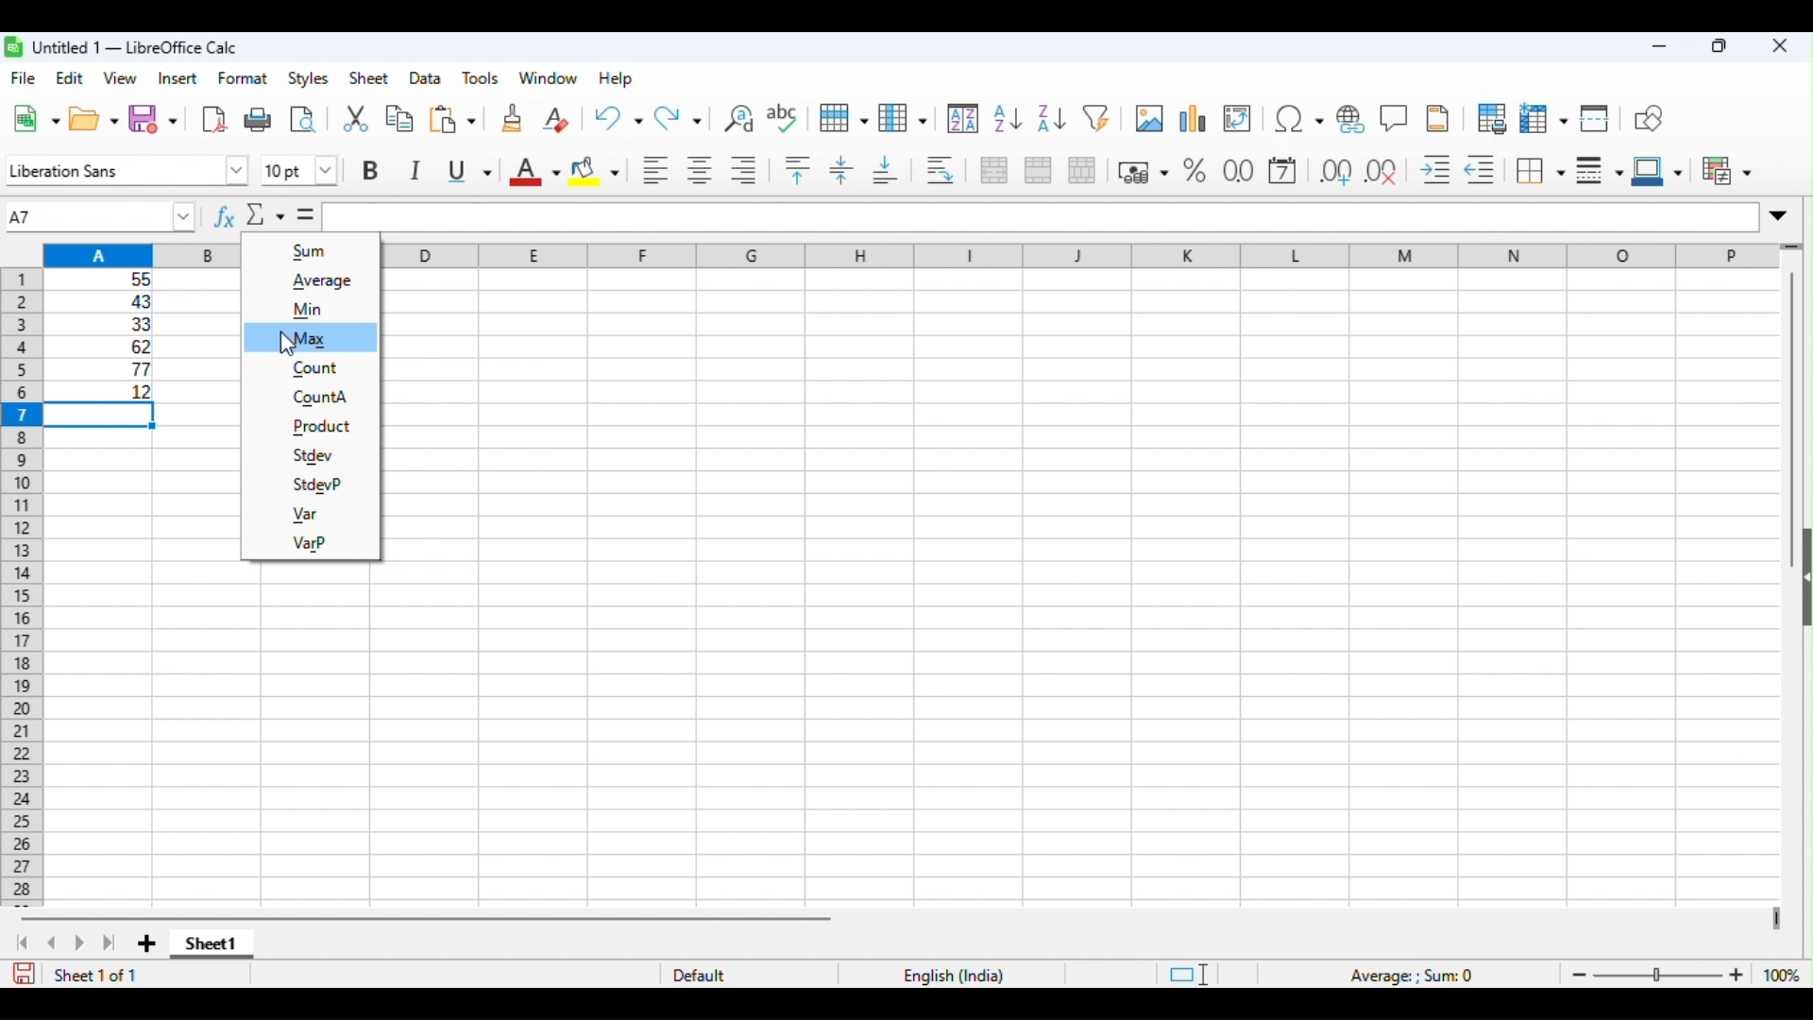  I want to click on title, so click(124, 46).